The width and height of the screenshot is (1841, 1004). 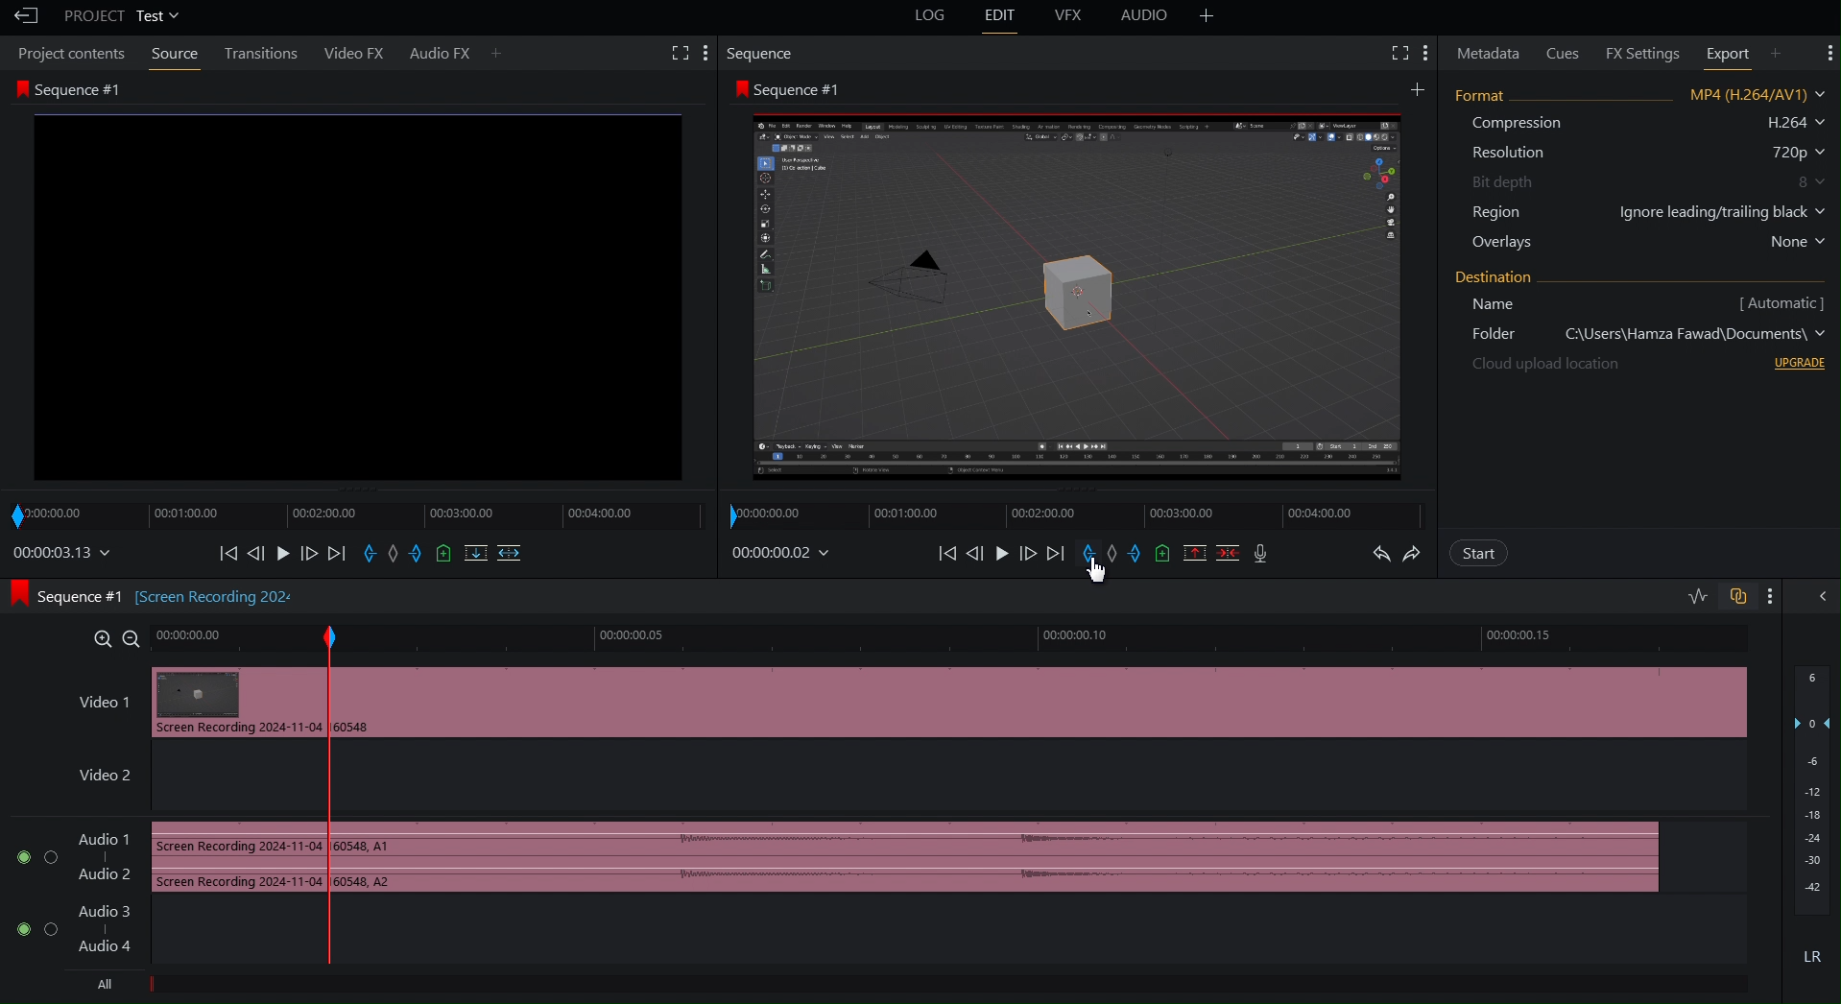 What do you see at coordinates (932, 17) in the screenshot?
I see `Log` at bounding box center [932, 17].